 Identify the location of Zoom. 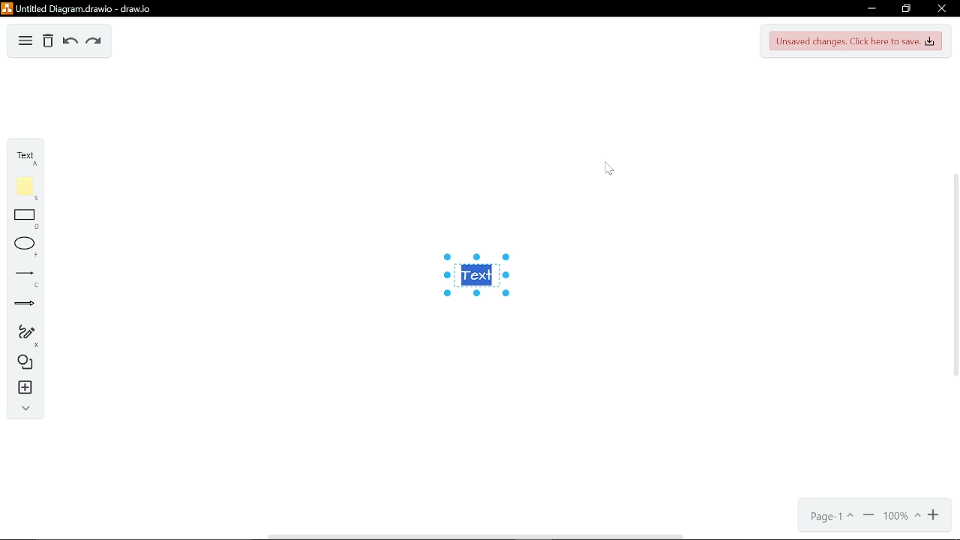
(901, 517).